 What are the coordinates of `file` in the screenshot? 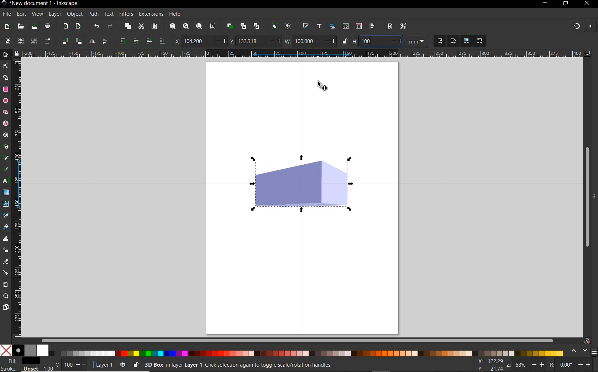 It's located at (7, 14).